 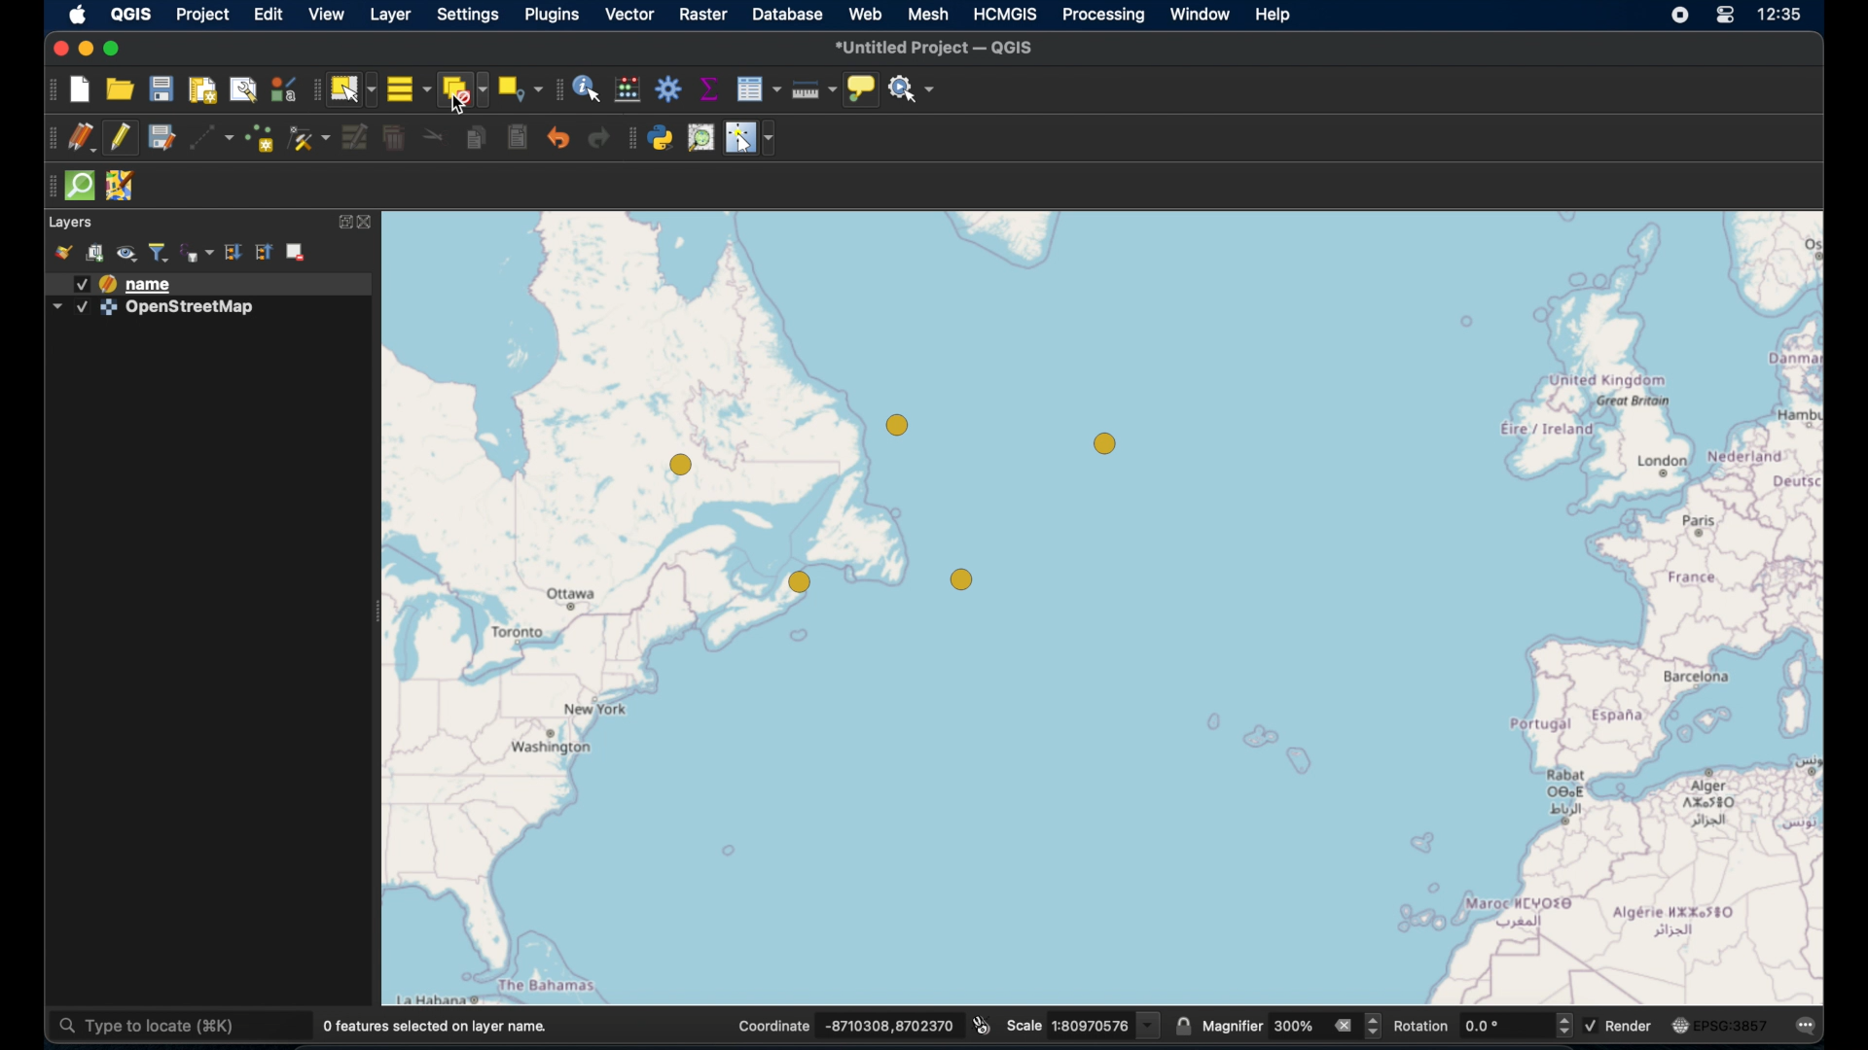 I want to click on screen recorder, so click(x=1680, y=17).